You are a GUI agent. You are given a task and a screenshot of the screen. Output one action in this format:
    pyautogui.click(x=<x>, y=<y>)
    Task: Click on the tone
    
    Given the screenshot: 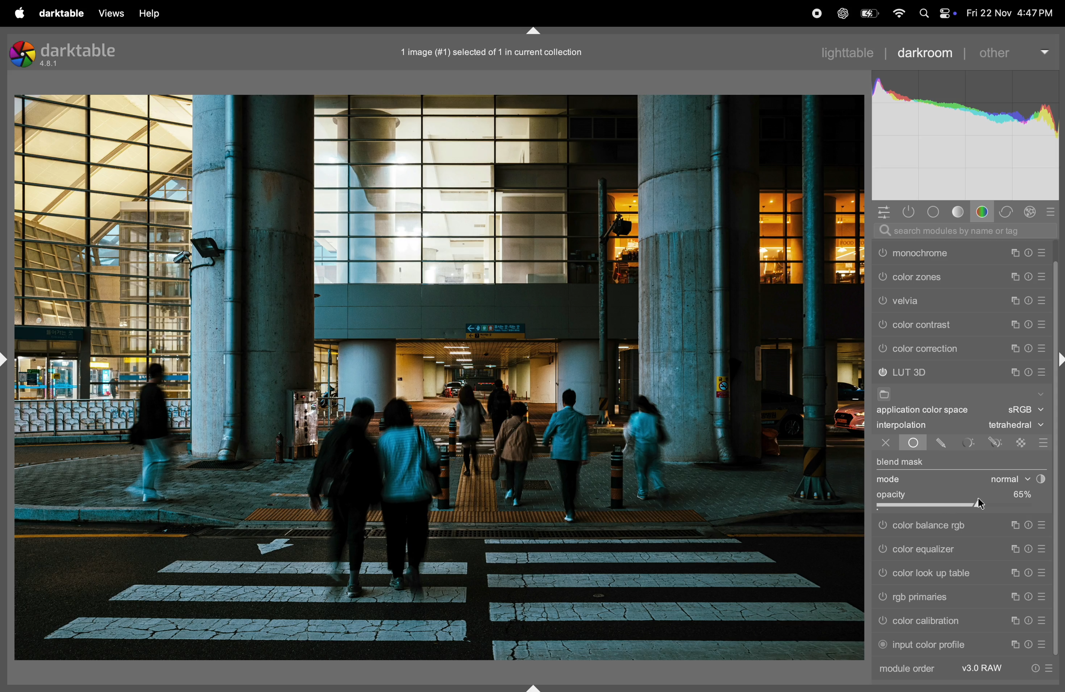 What is the action you would take?
    pyautogui.click(x=958, y=212)
    